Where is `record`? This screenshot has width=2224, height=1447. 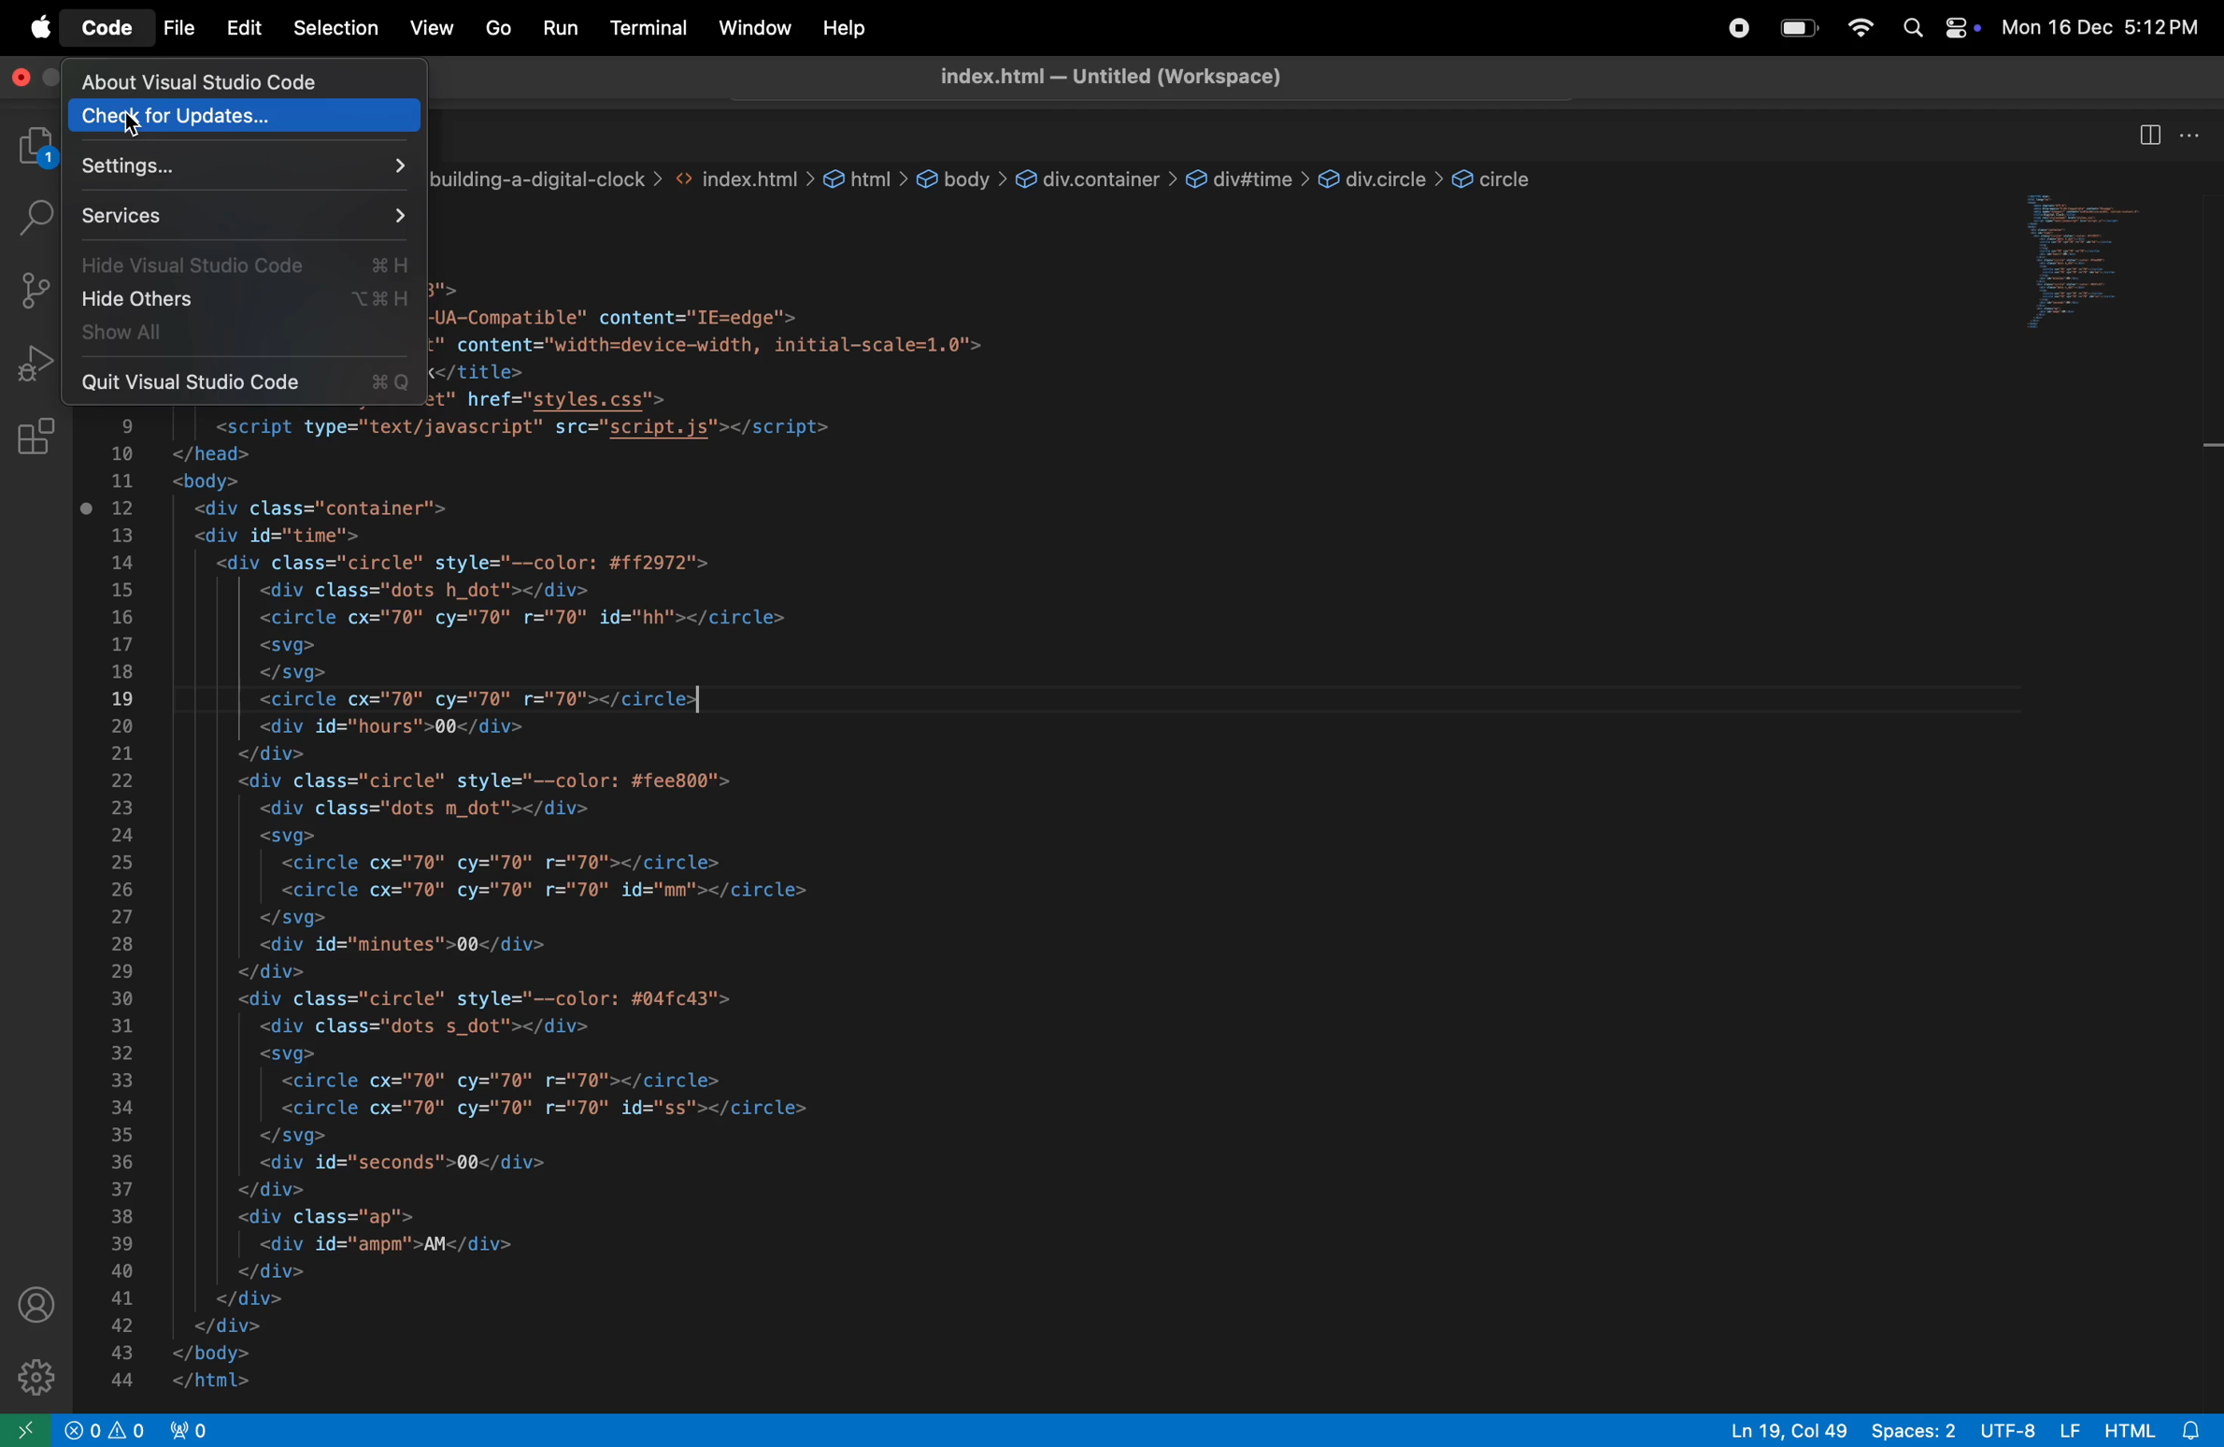
record is located at coordinates (1741, 23).